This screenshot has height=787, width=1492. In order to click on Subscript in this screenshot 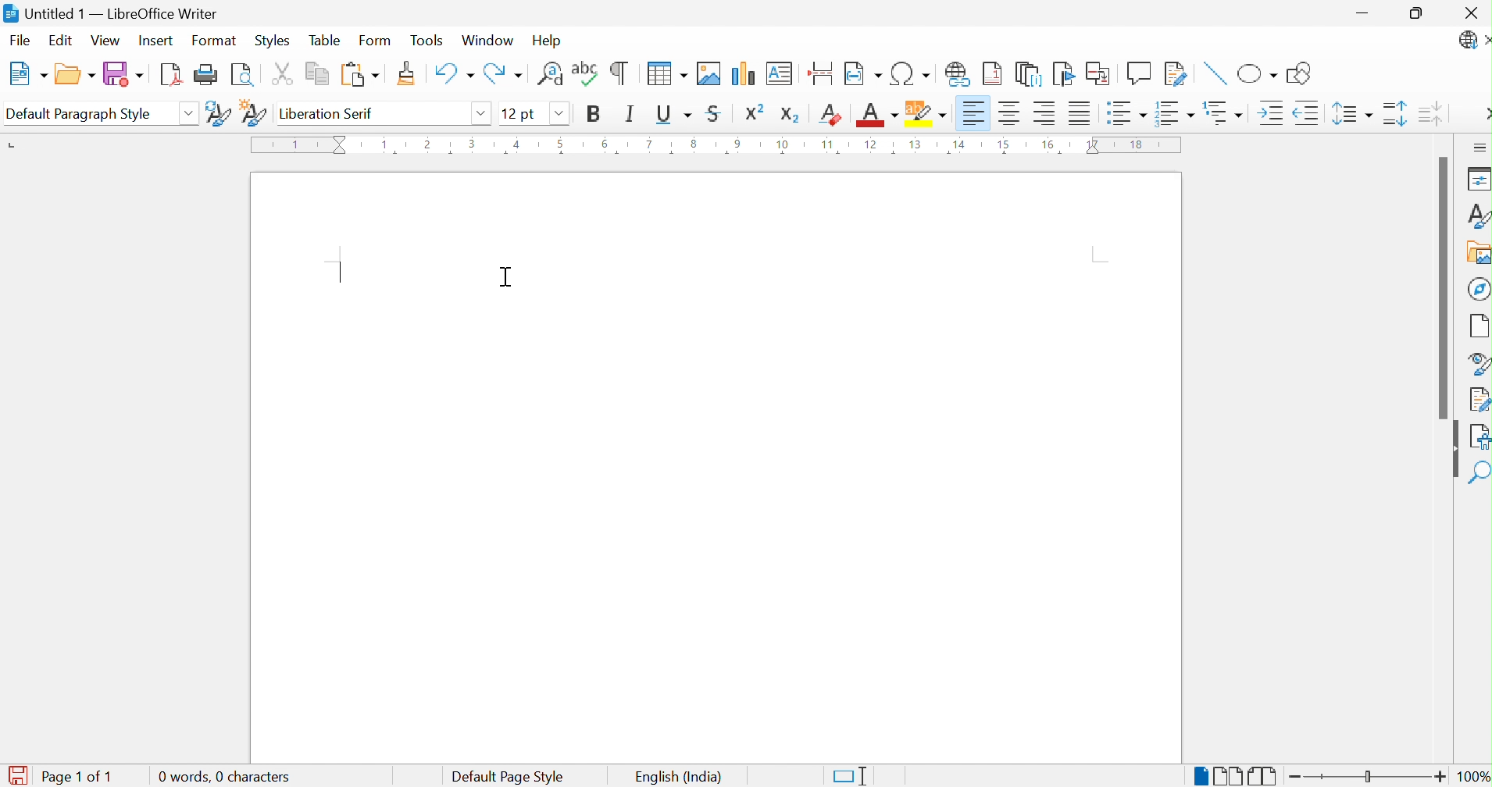, I will do `click(791, 114)`.